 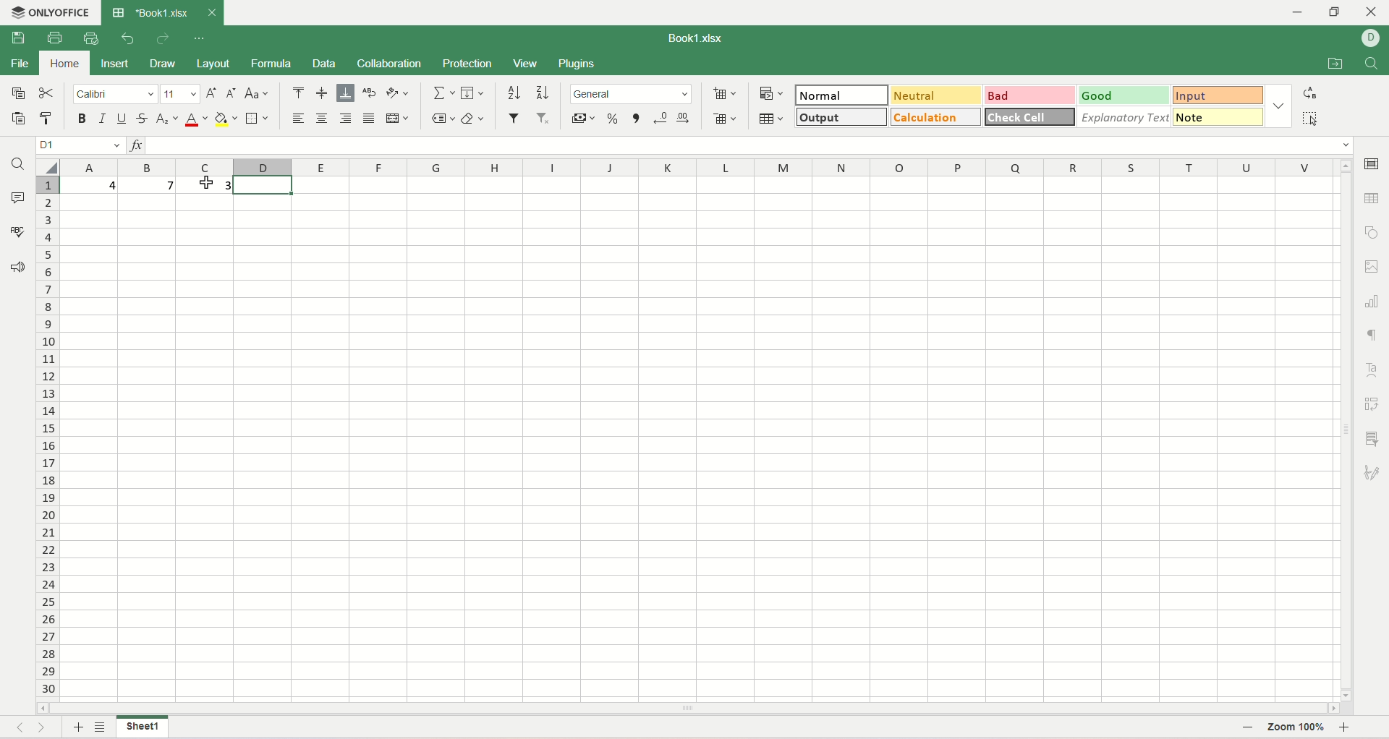 What do you see at coordinates (1028, 117) in the screenshot?
I see `check cell` at bounding box center [1028, 117].